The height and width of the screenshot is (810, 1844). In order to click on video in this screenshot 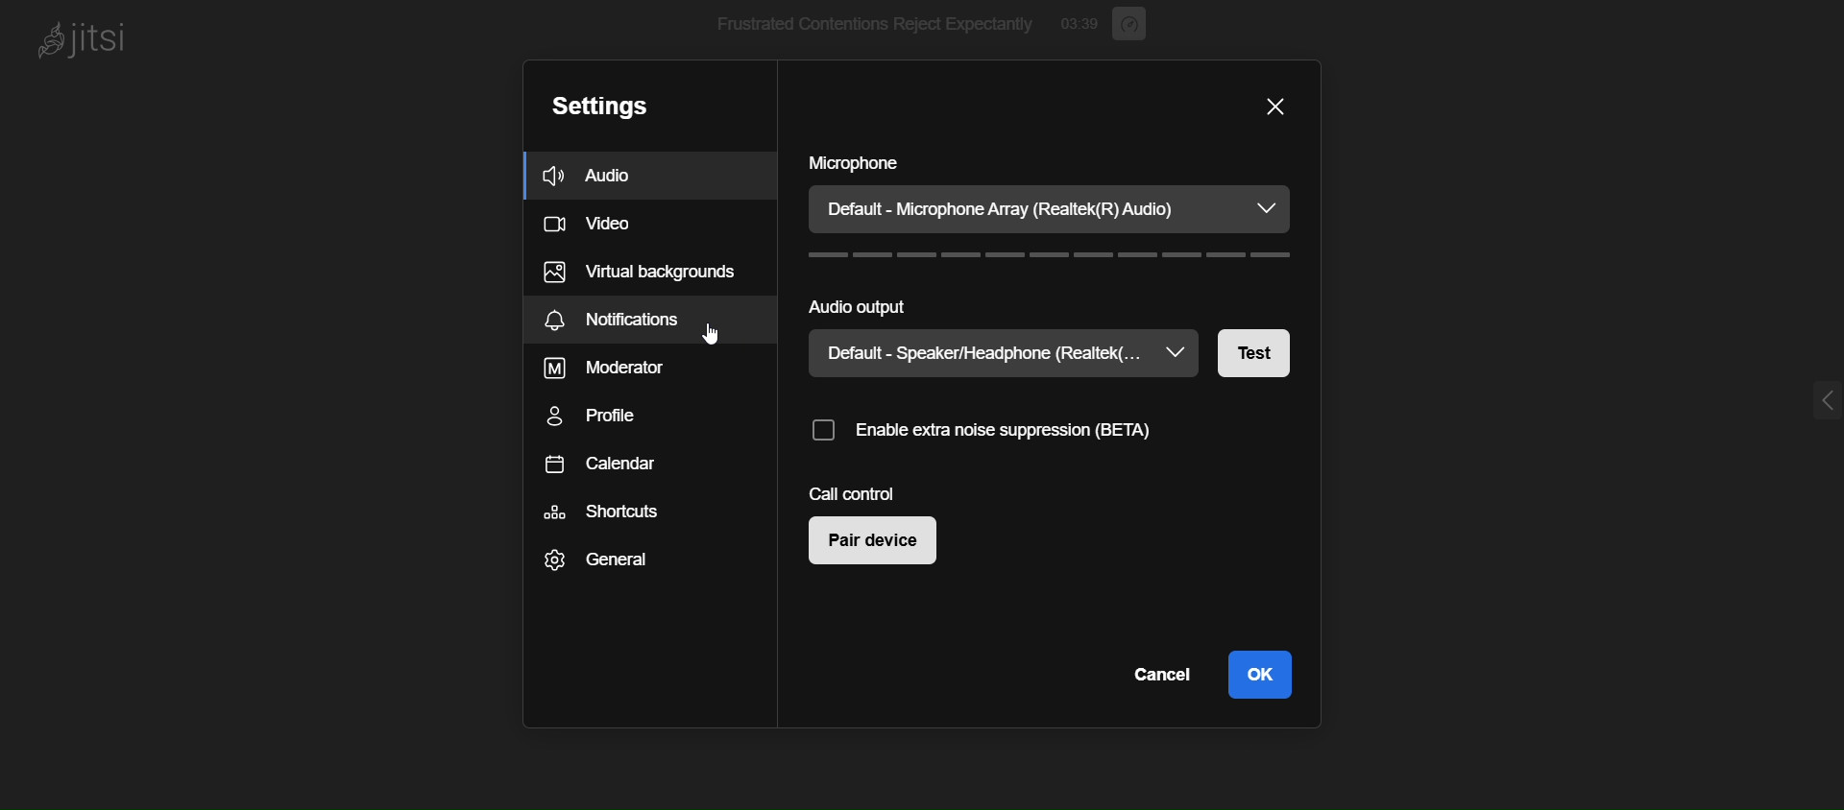, I will do `click(595, 224)`.